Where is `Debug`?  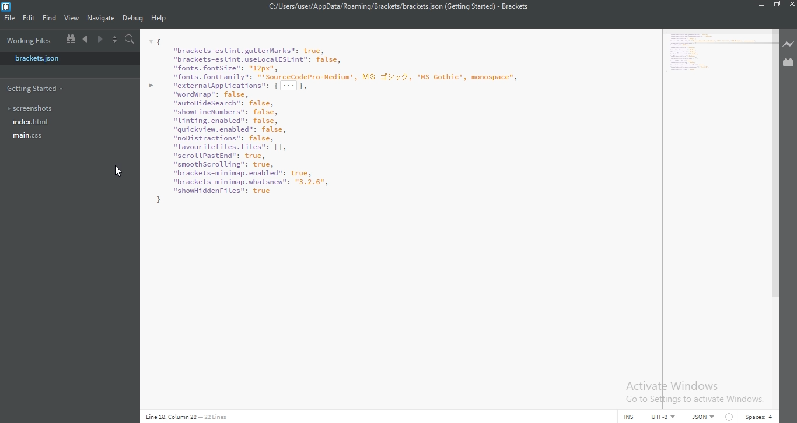 Debug is located at coordinates (132, 19).